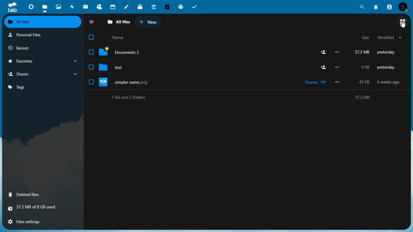 This screenshot has width=413, height=232. What do you see at coordinates (44, 74) in the screenshot?
I see `Share` at bounding box center [44, 74].